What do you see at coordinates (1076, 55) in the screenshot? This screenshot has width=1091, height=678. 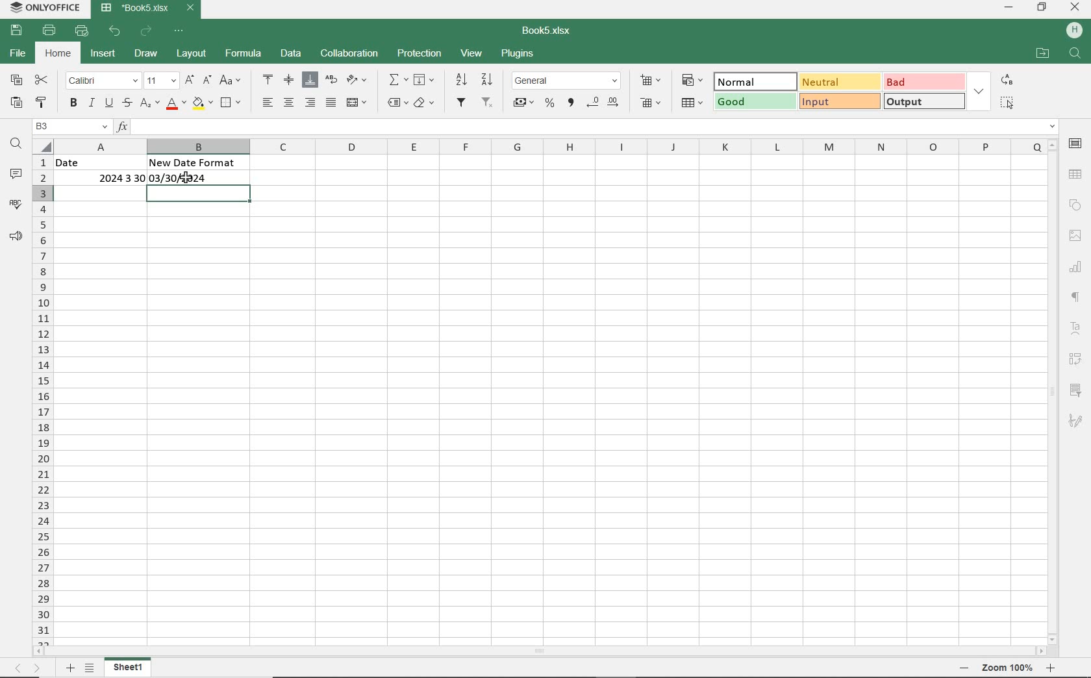 I see `FIND` at bounding box center [1076, 55].